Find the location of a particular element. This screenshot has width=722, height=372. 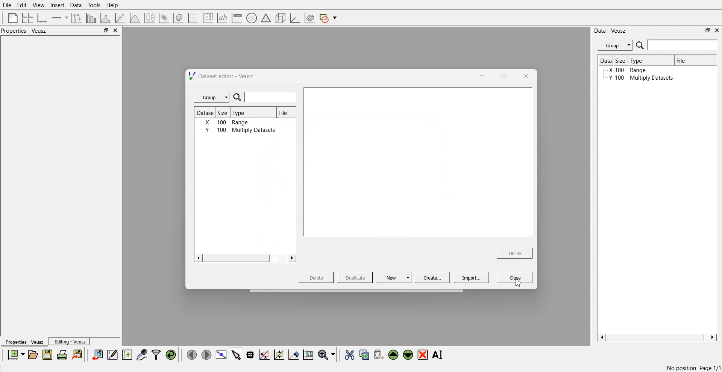

base graphs is located at coordinates (42, 18).